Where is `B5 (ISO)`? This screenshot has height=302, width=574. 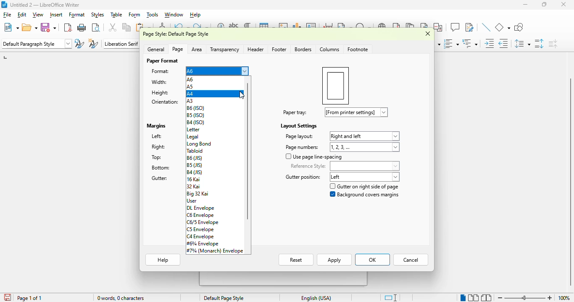
B5 (ISO) is located at coordinates (196, 115).